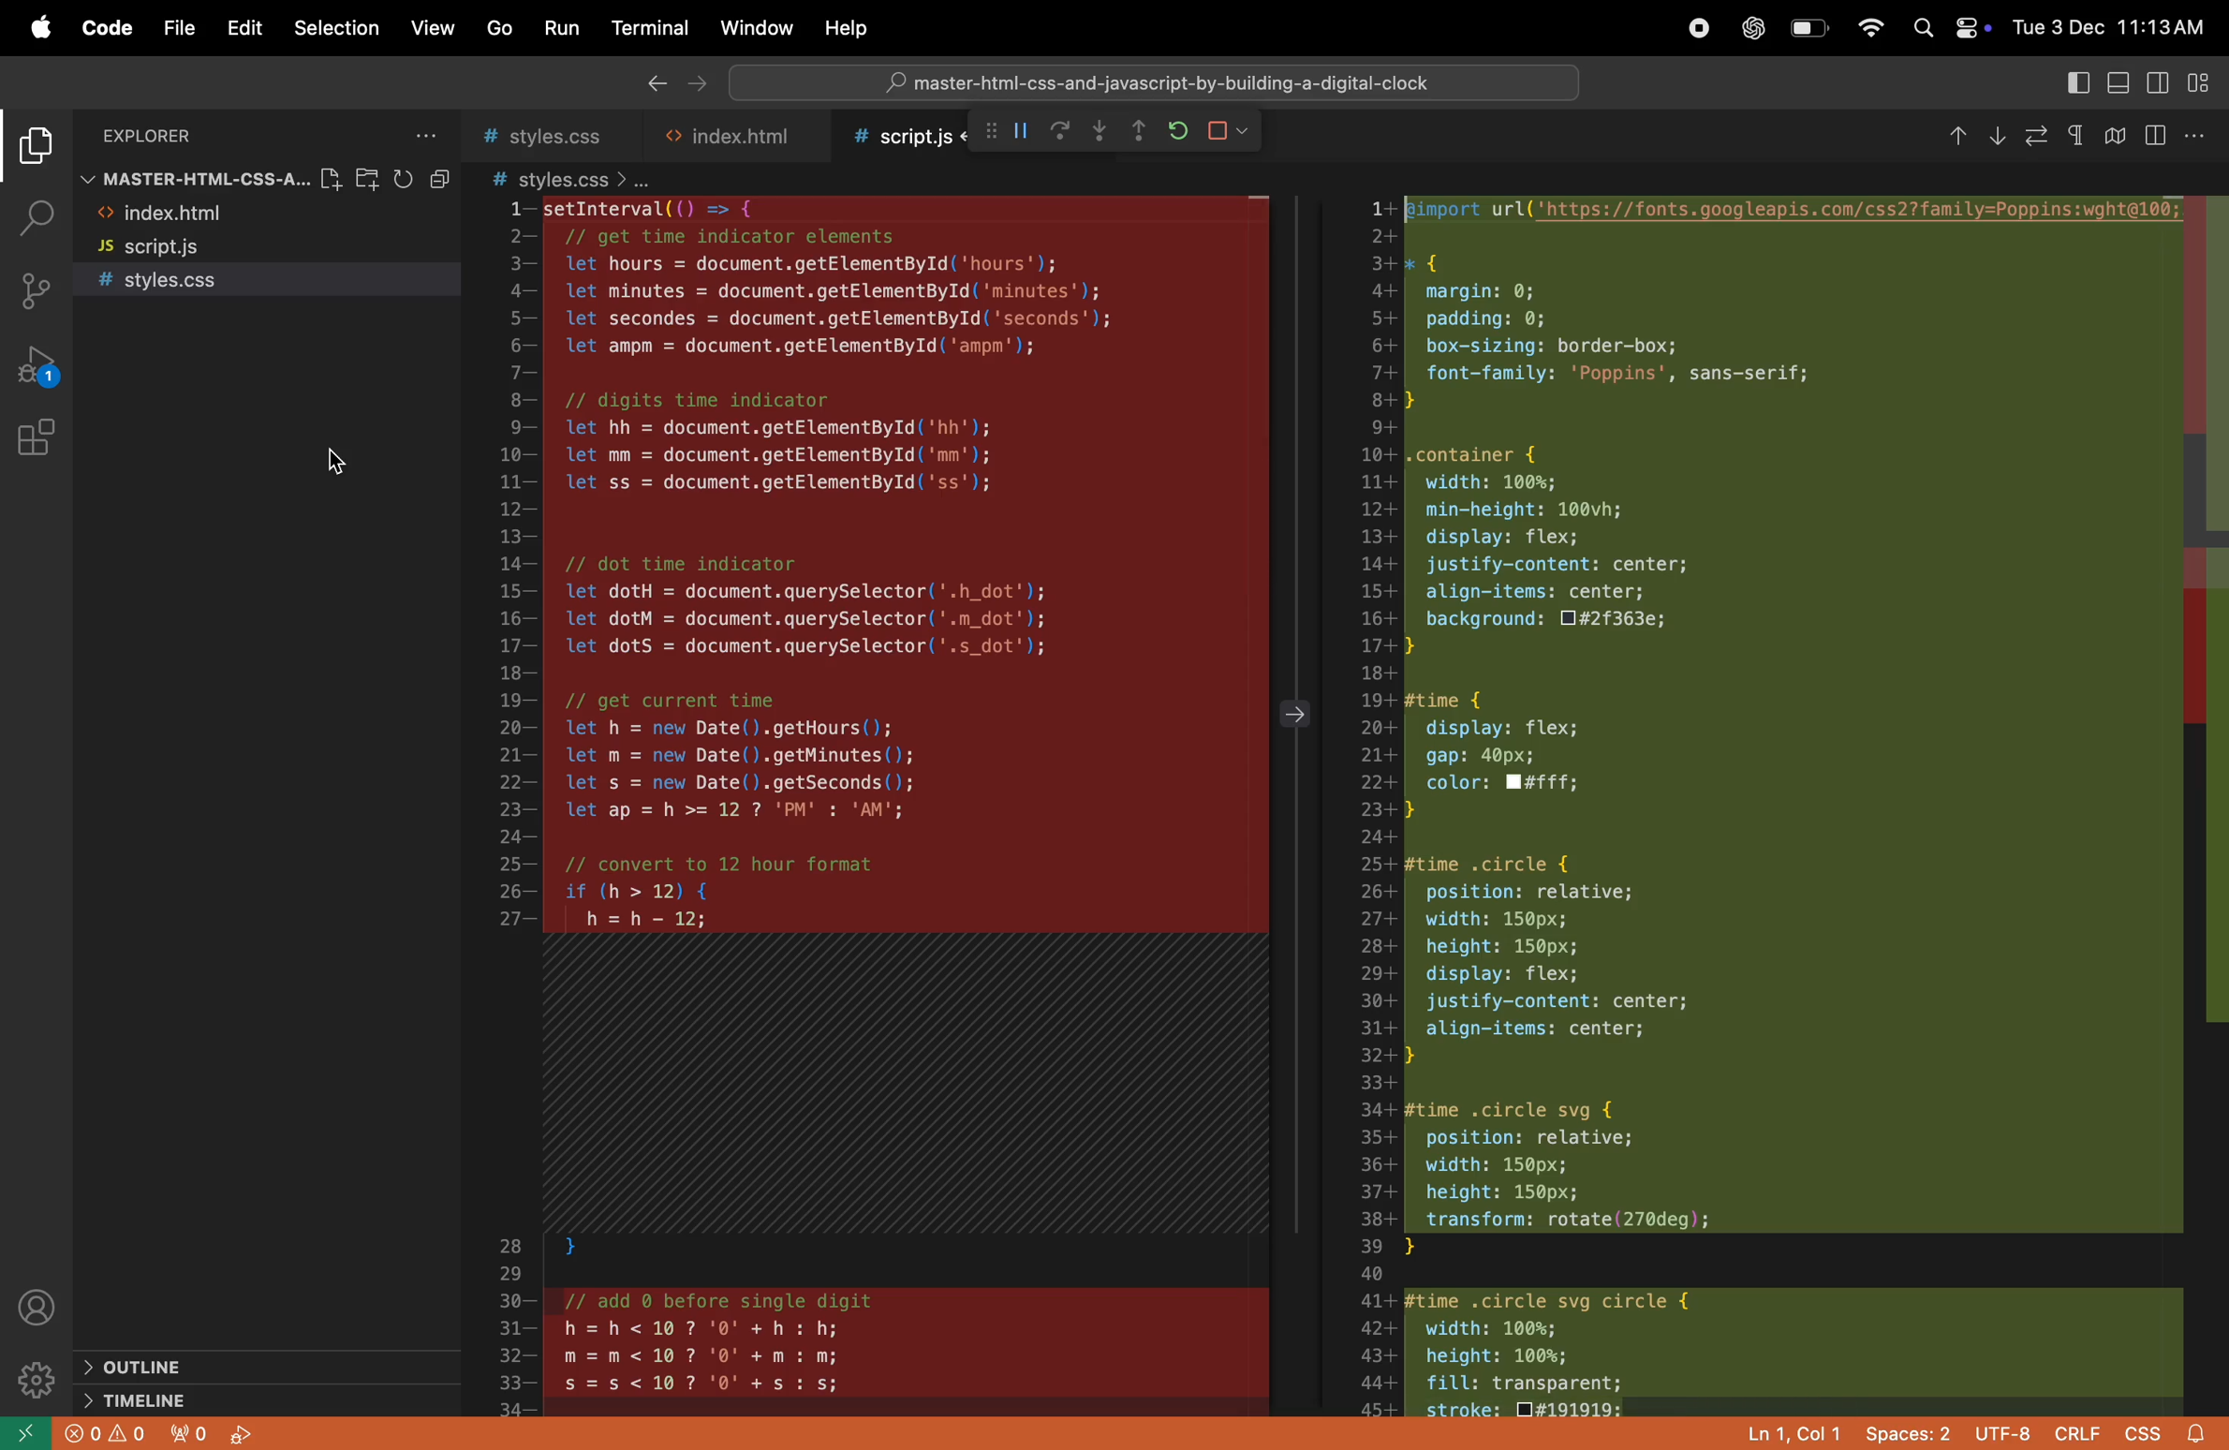 Image resolution: width=2229 pixels, height=1450 pixels. I want to click on apple widgets, so click(1944, 25).